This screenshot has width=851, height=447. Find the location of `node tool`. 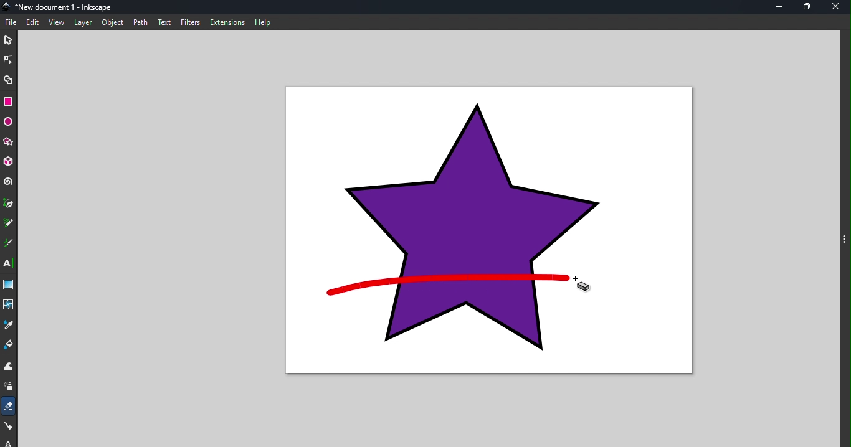

node tool is located at coordinates (9, 59).